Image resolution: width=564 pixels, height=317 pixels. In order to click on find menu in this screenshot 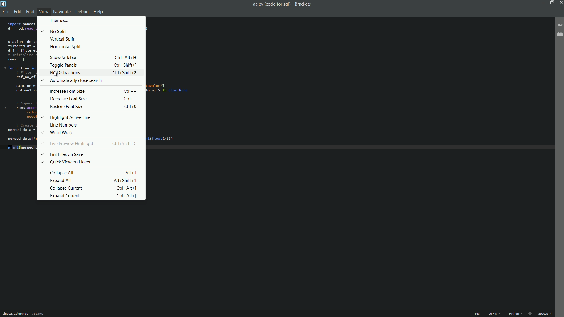, I will do `click(29, 11)`.